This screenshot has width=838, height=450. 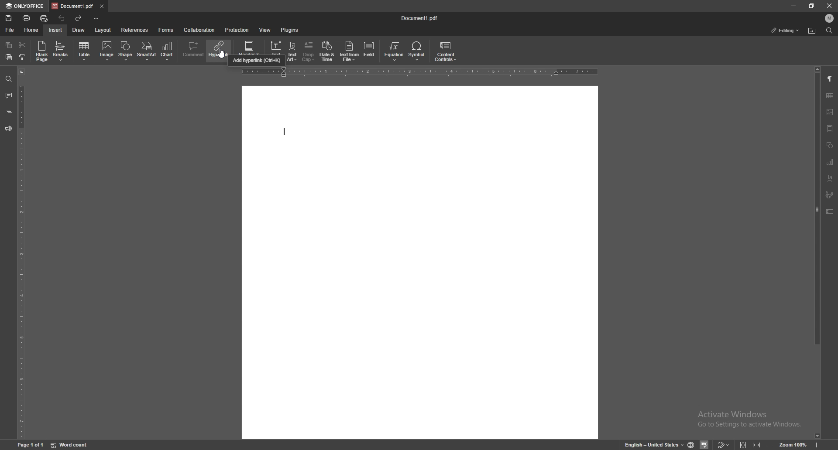 I want to click on table, so click(x=85, y=51).